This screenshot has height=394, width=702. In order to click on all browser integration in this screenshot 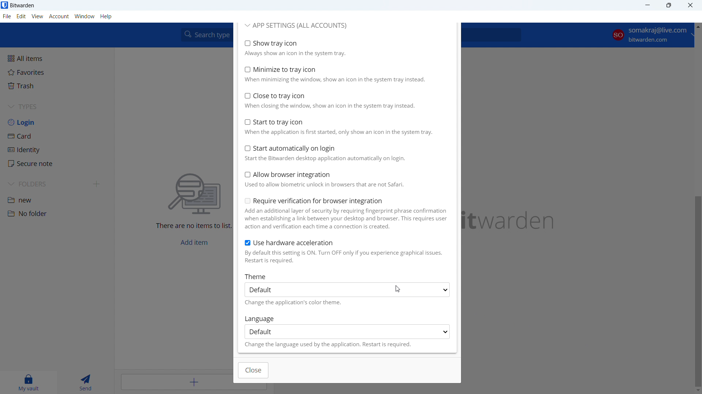, I will do `click(345, 179)`.